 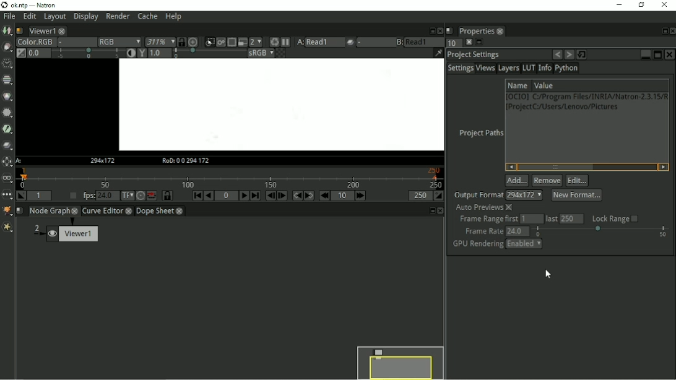 I want to click on Minimize, so click(x=618, y=4).